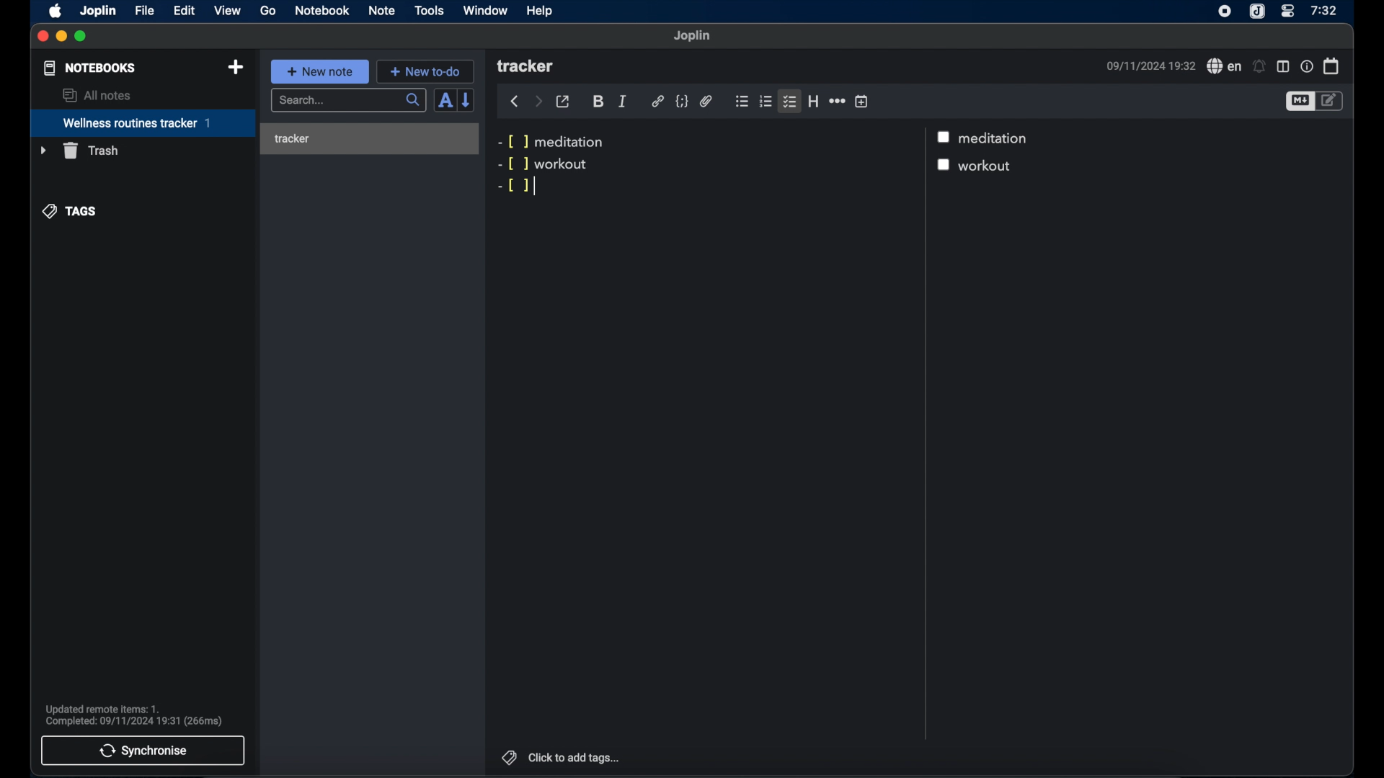 Image resolution: width=1384 pixels, height=778 pixels. Describe the element at coordinates (467, 100) in the screenshot. I see `reverse sort order` at that location.